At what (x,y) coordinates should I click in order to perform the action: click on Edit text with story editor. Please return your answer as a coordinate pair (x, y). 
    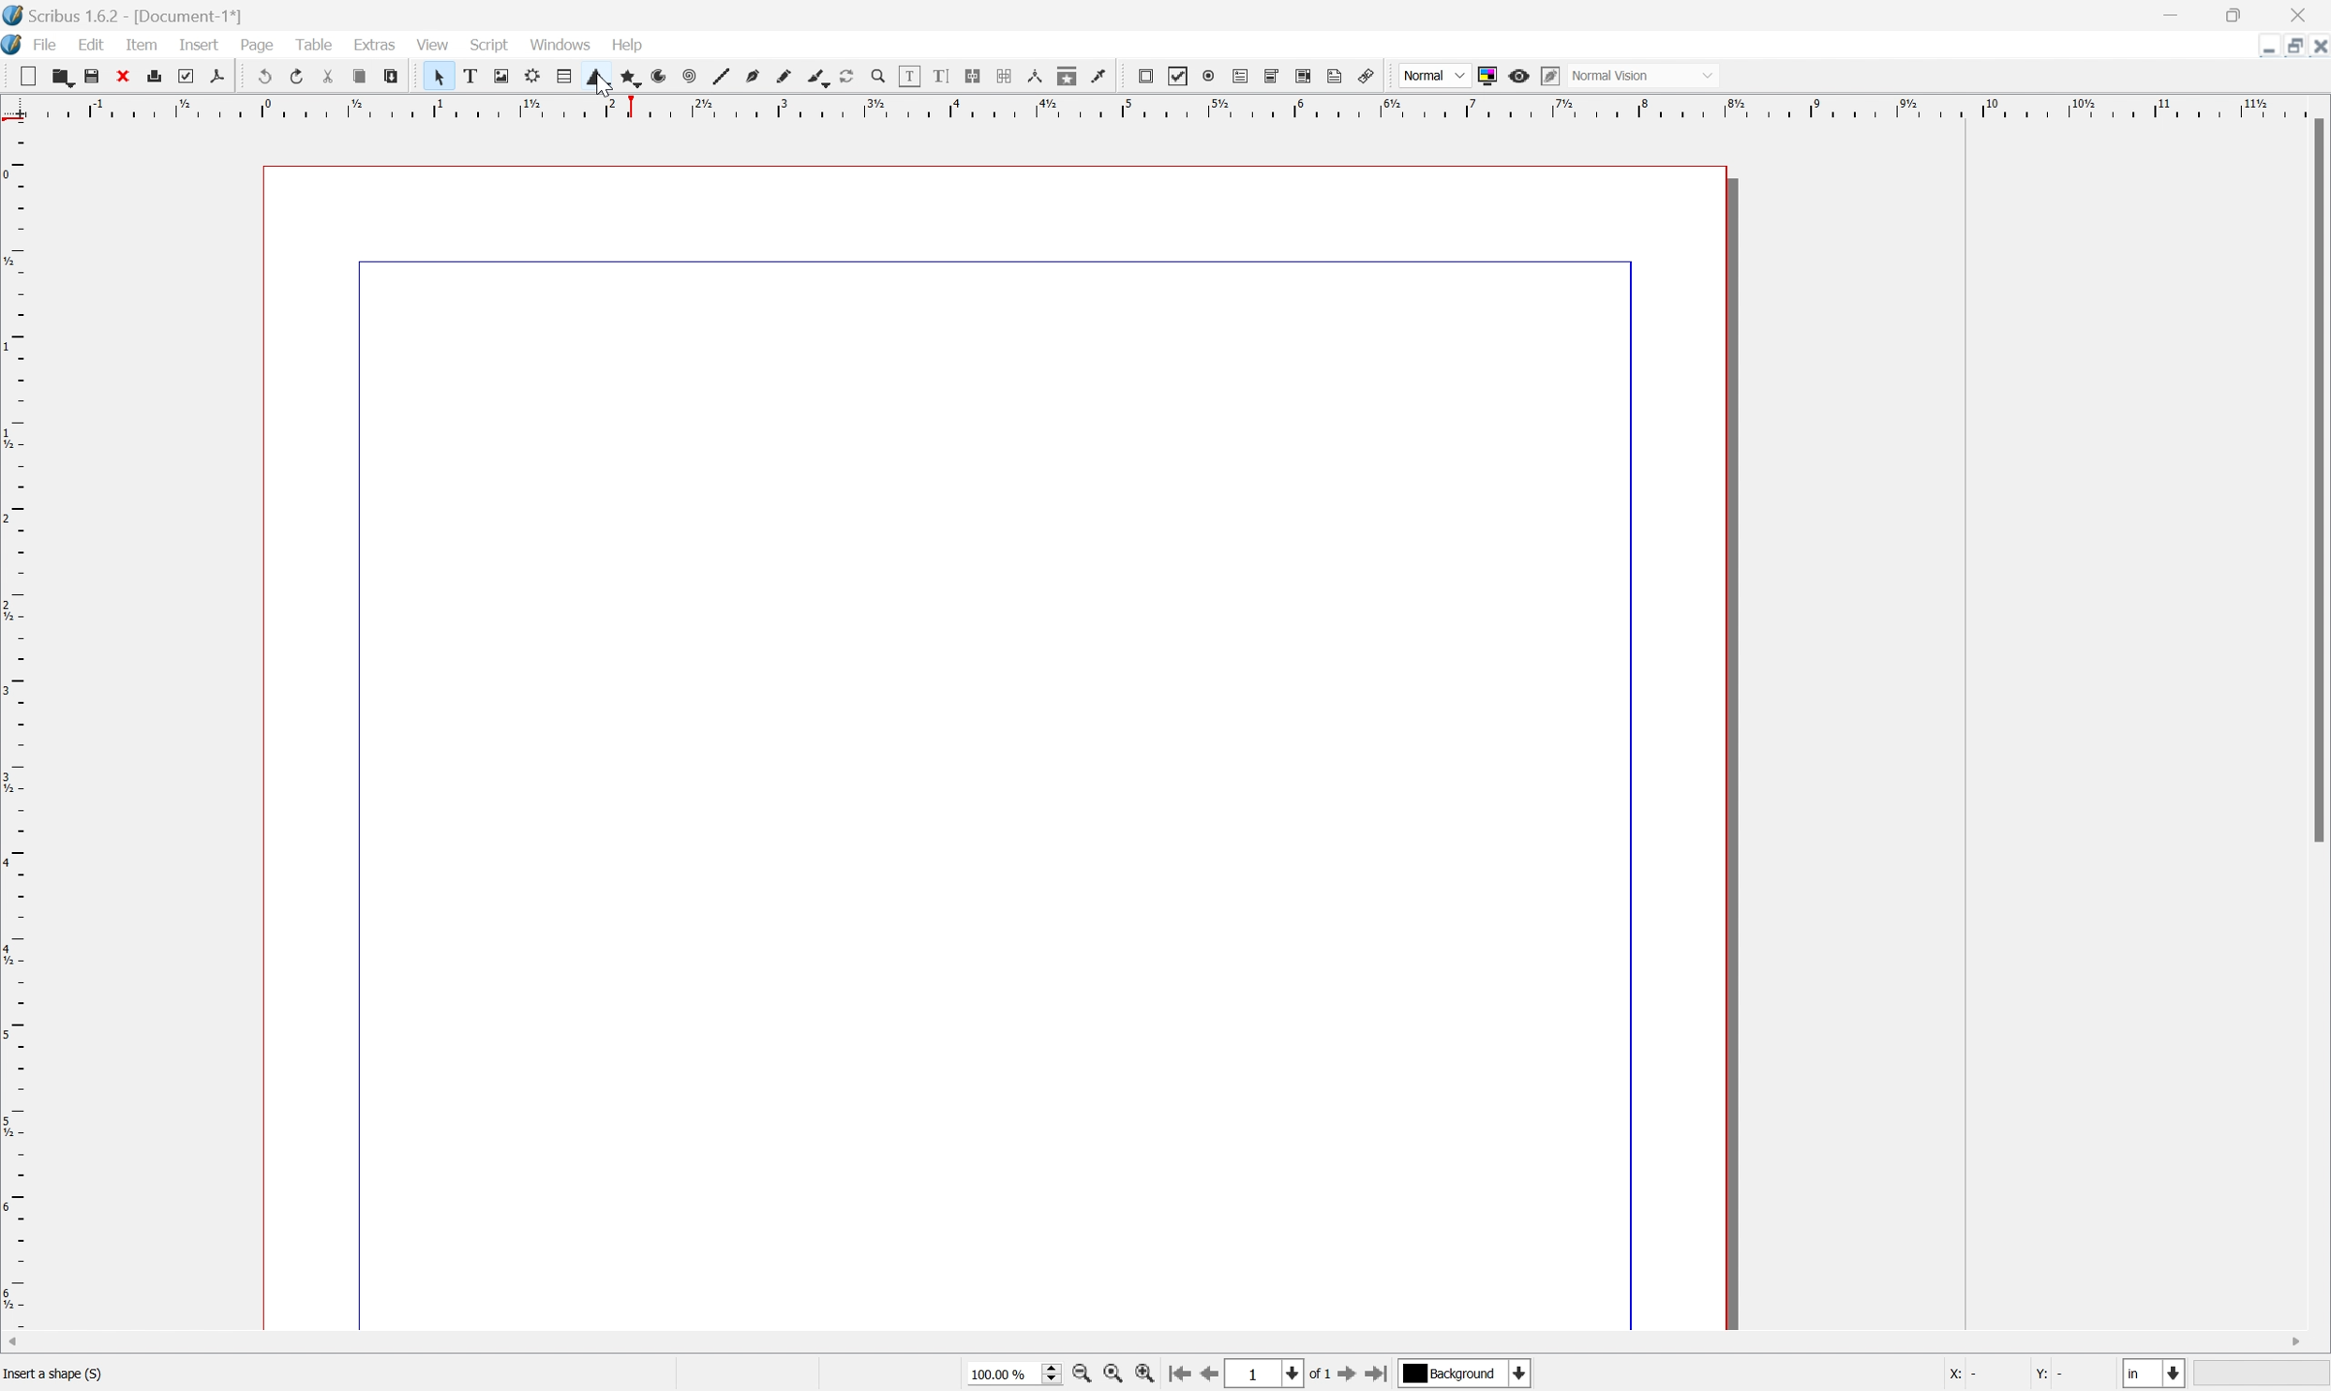
    Looking at the image, I should click on (934, 78).